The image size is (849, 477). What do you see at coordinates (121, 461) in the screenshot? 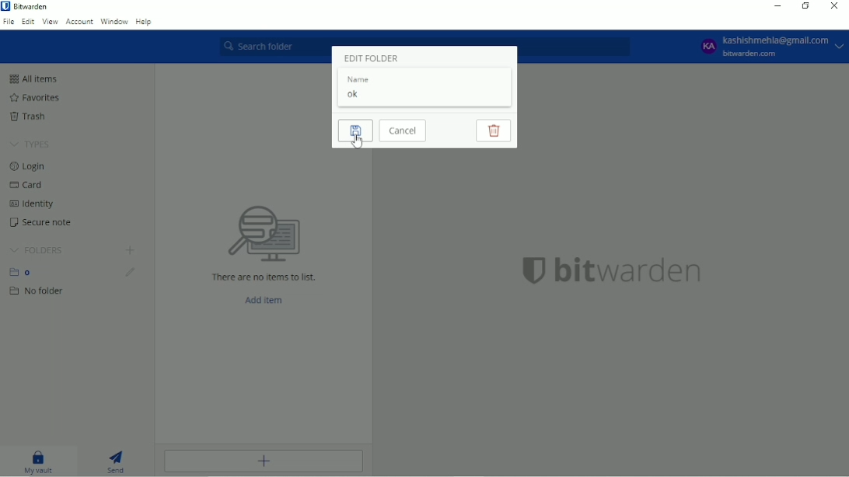
I see `Send` at bounding box center [121, 461].